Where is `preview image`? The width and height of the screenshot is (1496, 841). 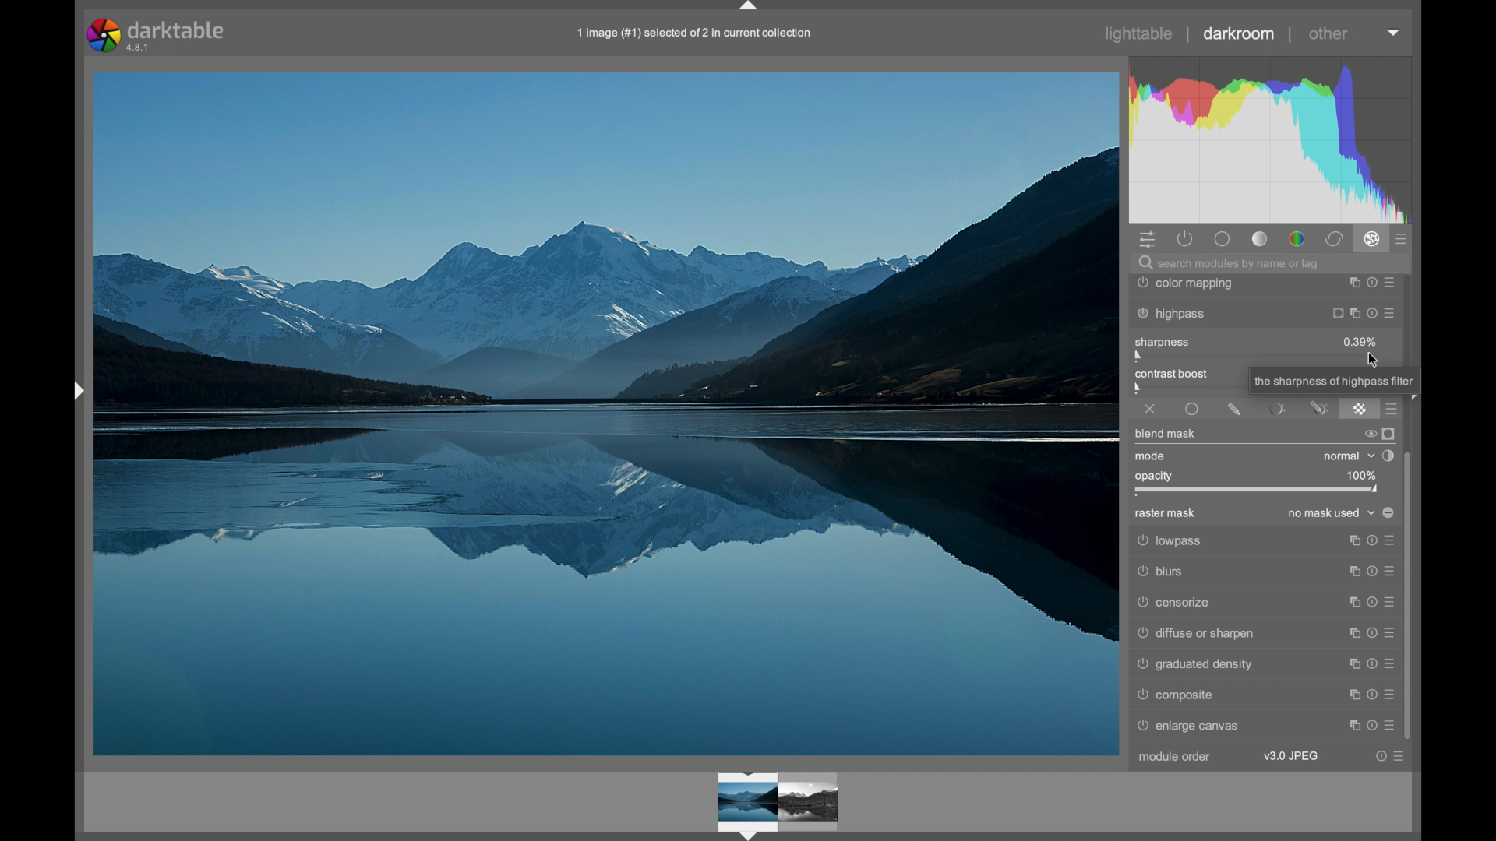
preview image is located at coordinates (784, 801).